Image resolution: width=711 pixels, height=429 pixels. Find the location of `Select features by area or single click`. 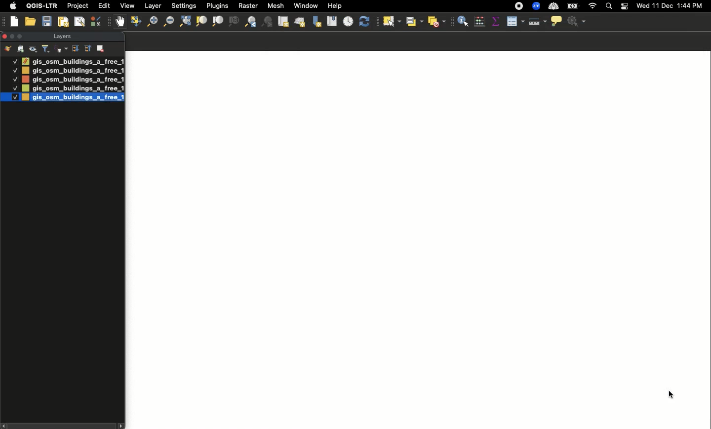

Select features by area or single click is located at coordinates (392, 22).